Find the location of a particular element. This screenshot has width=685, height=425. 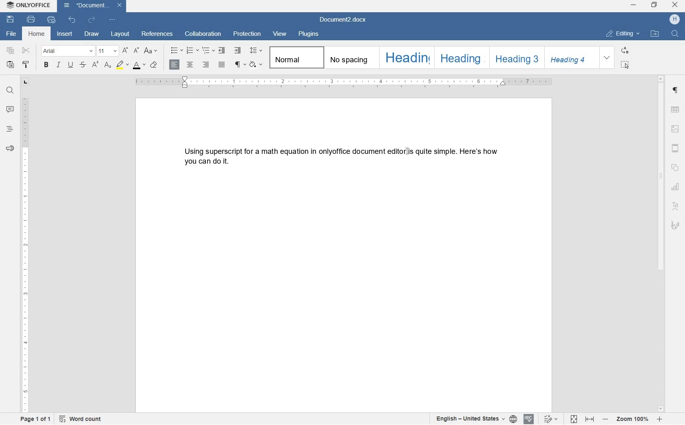

highlight color is located at coordinates (122, 64).